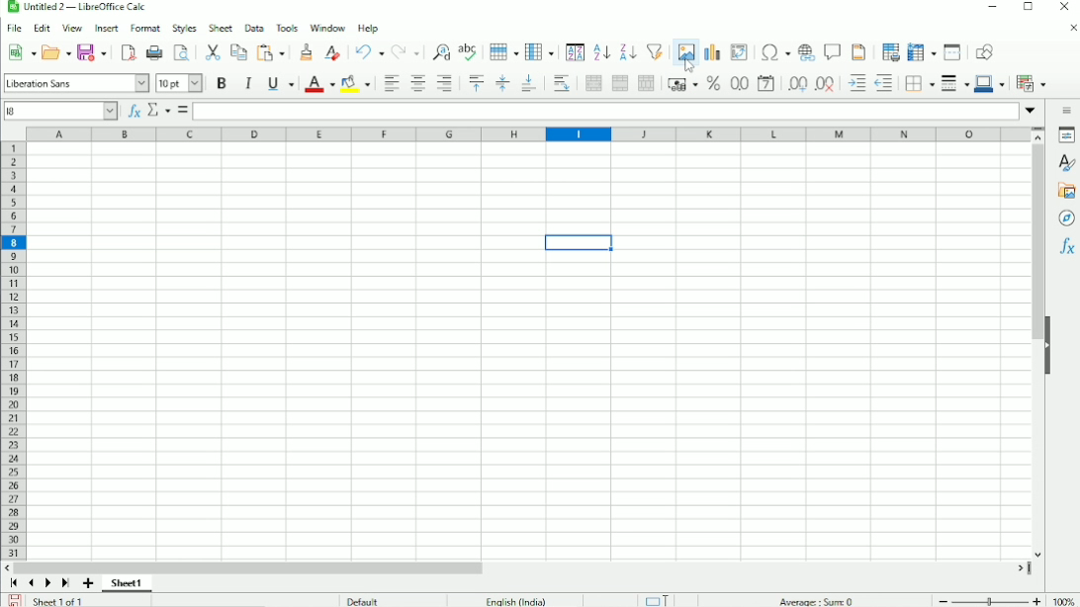  I want to click on Row headings, so click(15, 352).